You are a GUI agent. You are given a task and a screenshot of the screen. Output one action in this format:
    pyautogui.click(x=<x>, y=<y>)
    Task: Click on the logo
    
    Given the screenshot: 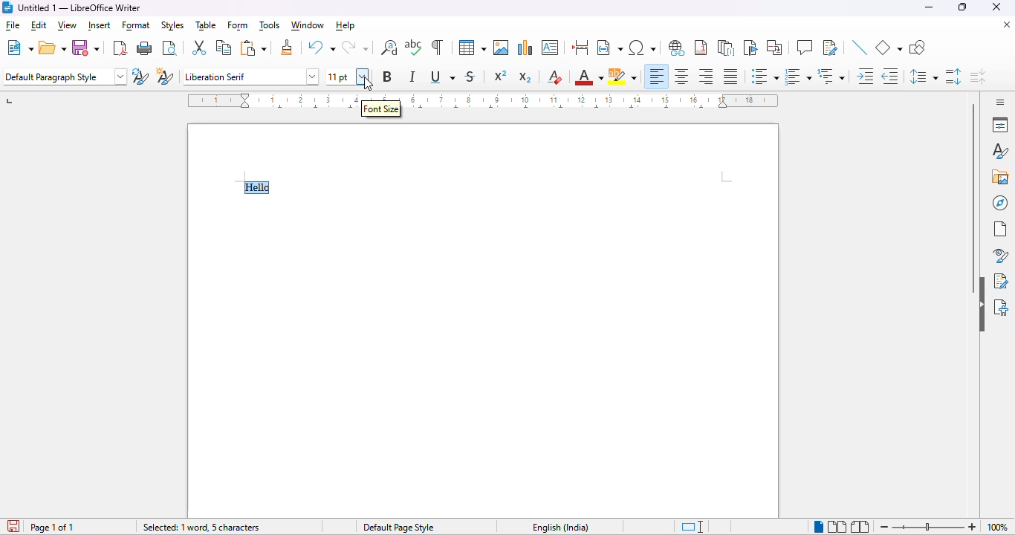 What is the action you would take?
    pyautogui.click(x=7, y=7)
    